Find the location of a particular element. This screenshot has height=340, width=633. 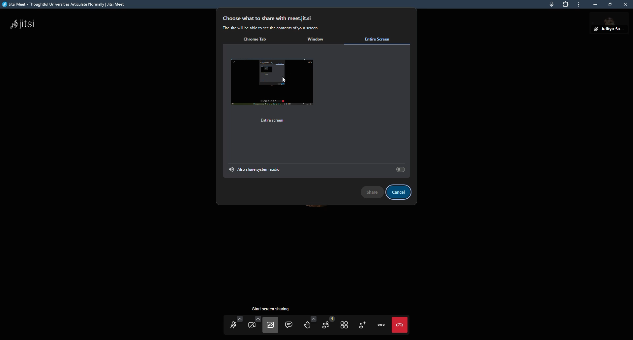

start mic is located at coordinates (234, 326).